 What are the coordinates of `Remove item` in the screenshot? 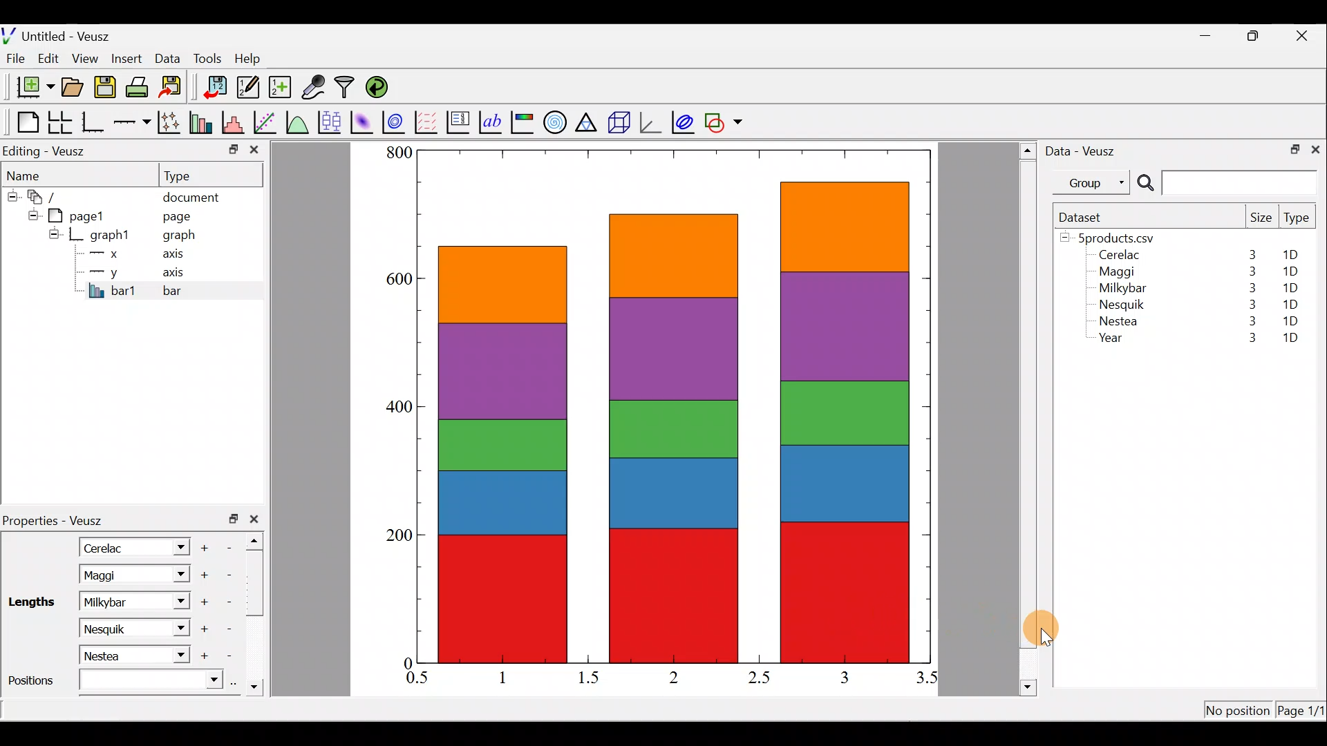 It's located at (234, 546).